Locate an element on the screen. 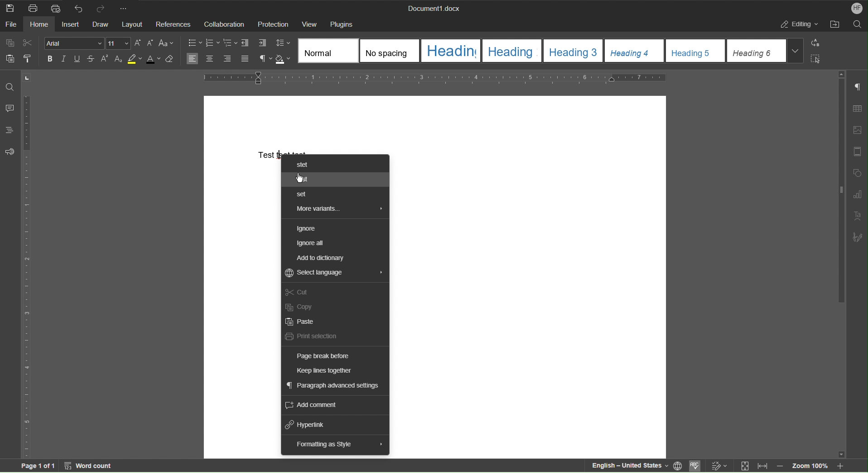 This screenshot has width=868, height=473. Page break before is located at coordinates (323, 357).